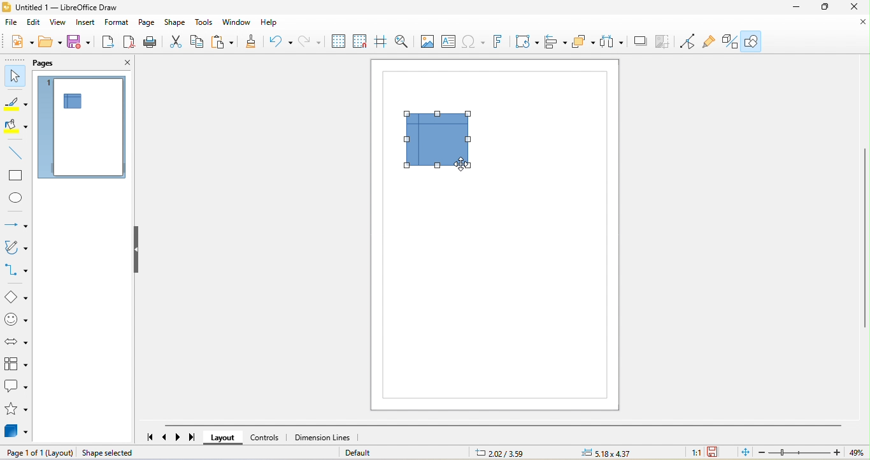 Image resolution: width=870 pixels, height=460 pixels. Describe the element at coordinates (59, 23) in the screenshot. I see `view` at that location.